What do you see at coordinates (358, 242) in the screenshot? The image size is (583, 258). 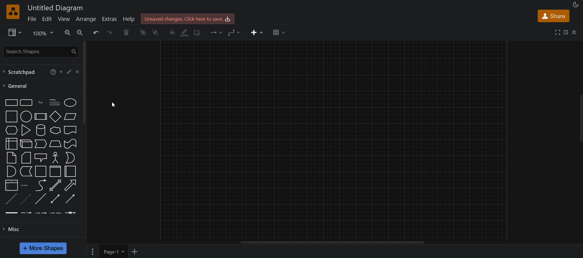 I see `vertical scroll bar` at bounding box center [358, 242].